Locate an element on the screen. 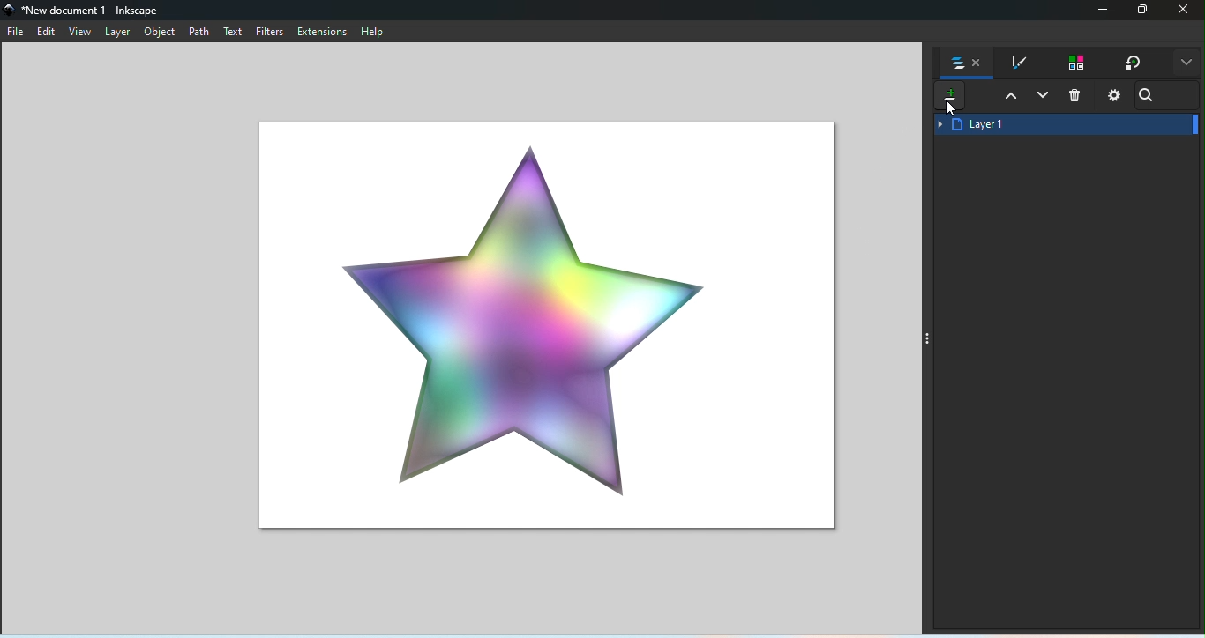 The height and width of the screenshot is (638, 1205). Swatches is located at coordinates (1074, 63).